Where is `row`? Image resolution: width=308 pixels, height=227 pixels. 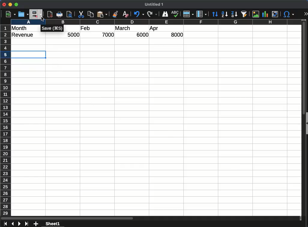
row is located at coordinates (5, 120).